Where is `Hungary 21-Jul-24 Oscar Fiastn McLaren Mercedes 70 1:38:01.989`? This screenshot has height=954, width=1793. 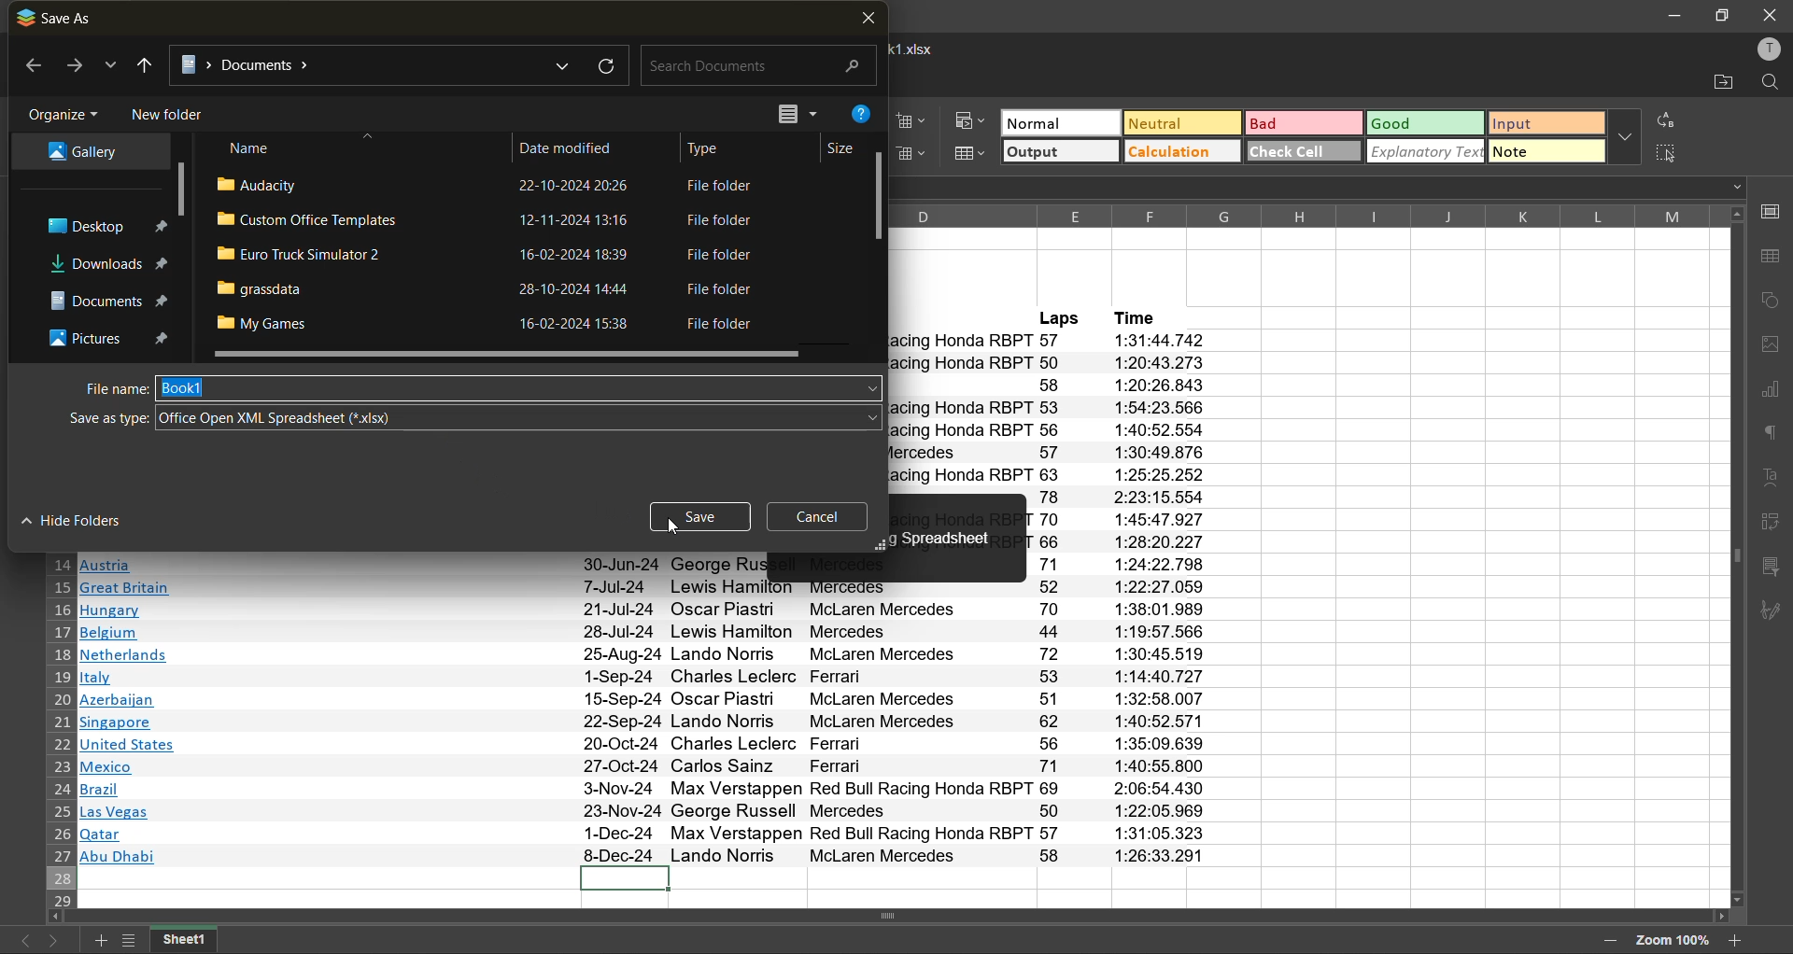
Hungary 21-Jul-24 Oscar Fiastn McLaren Mercedes 70 1:38:01.989 is located at coordinates (646, 610).